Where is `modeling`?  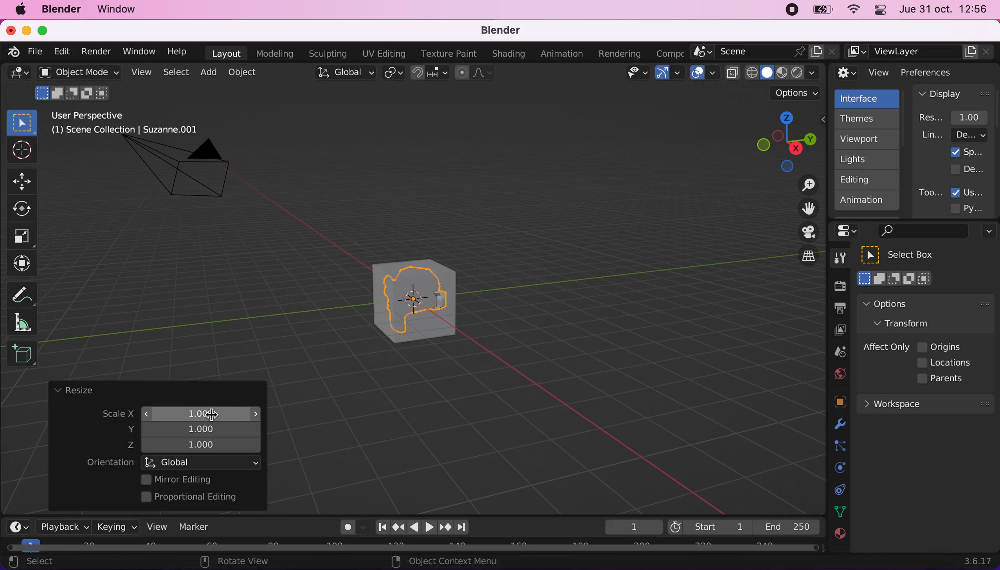 modeling is located at coordinates (273, 54).